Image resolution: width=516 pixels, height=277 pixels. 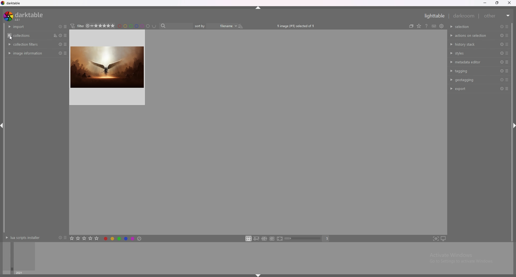 I want to click on actions on selection, so click(x=469, y=36).